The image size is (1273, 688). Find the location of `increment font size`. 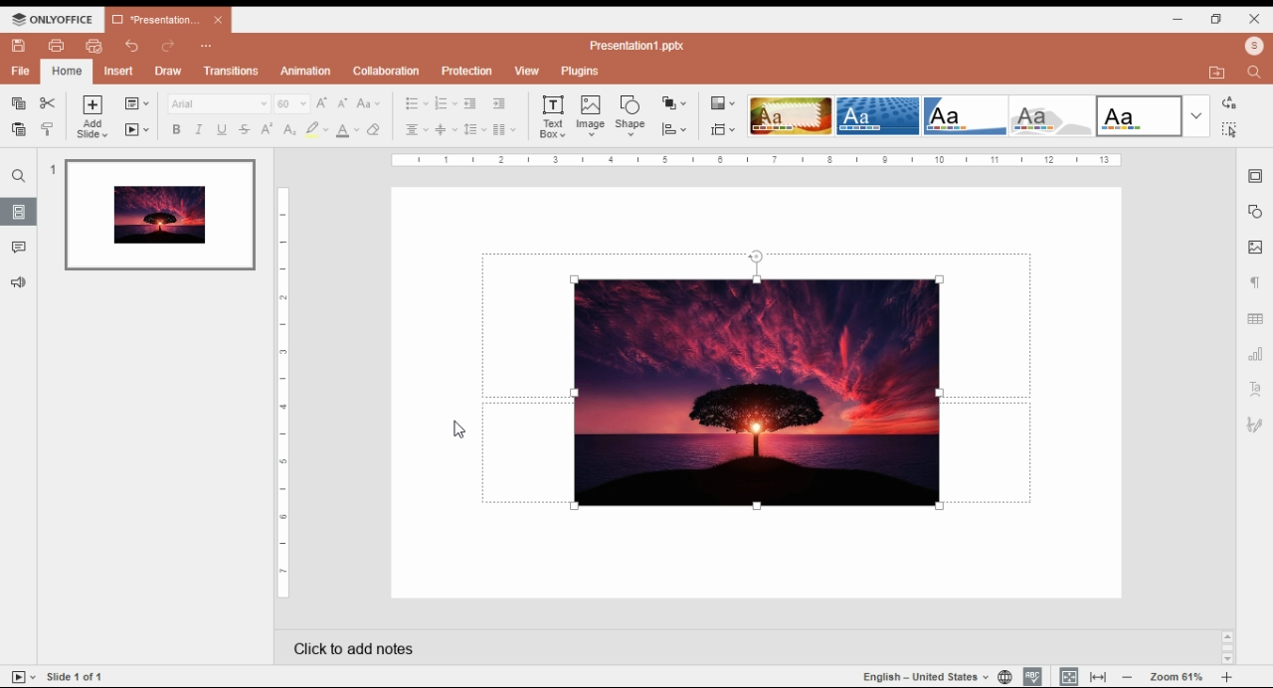

increment font size is located at coordinates (322, 103).